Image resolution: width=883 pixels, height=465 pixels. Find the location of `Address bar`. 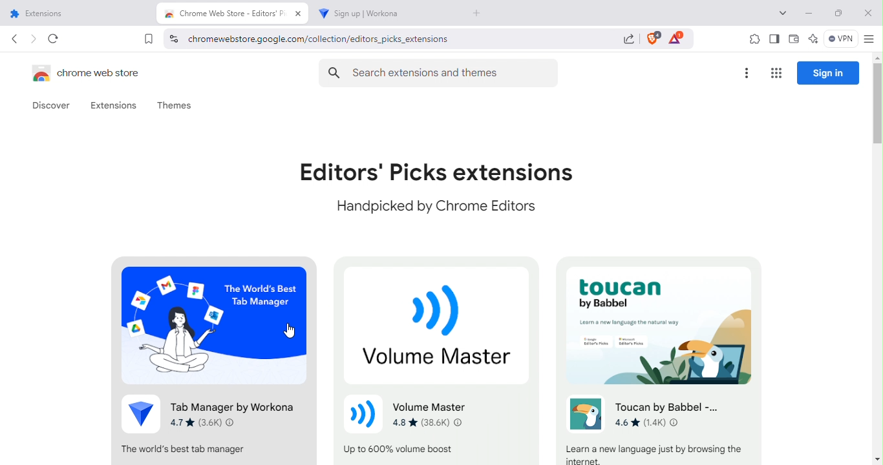

Address bar is located at coordinates (367, 39).